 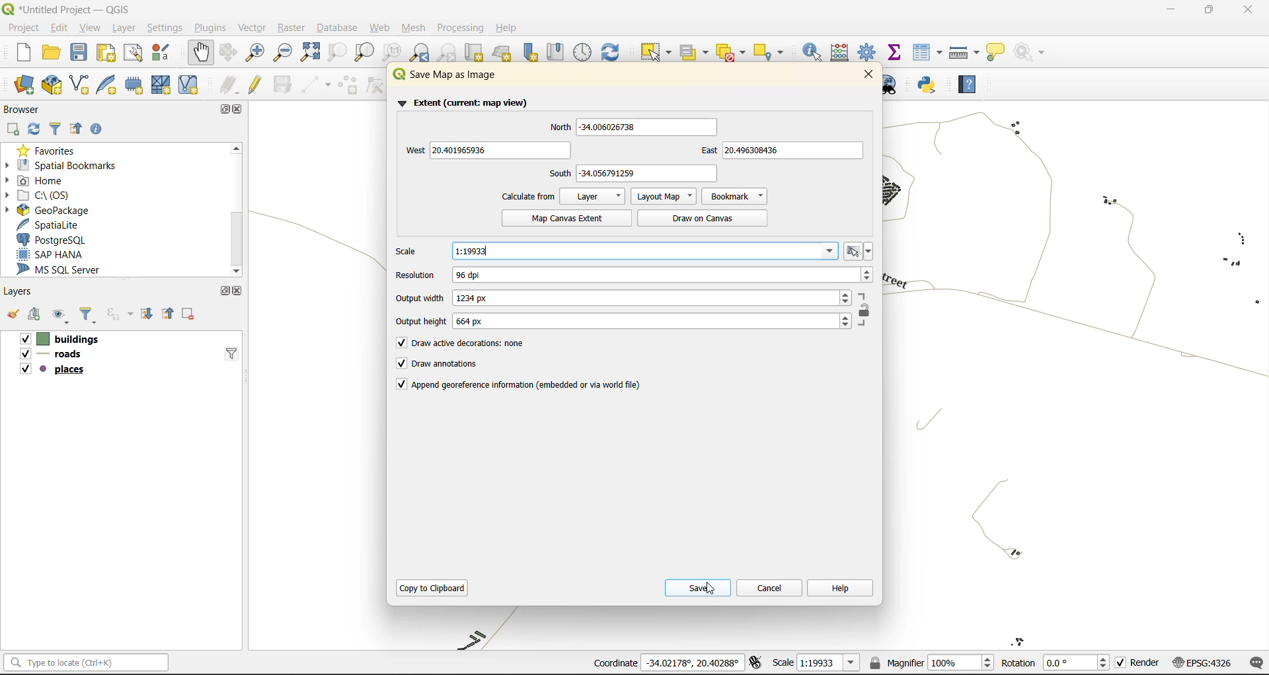 I want to click on new shapefile, so click(x=79, y=85).